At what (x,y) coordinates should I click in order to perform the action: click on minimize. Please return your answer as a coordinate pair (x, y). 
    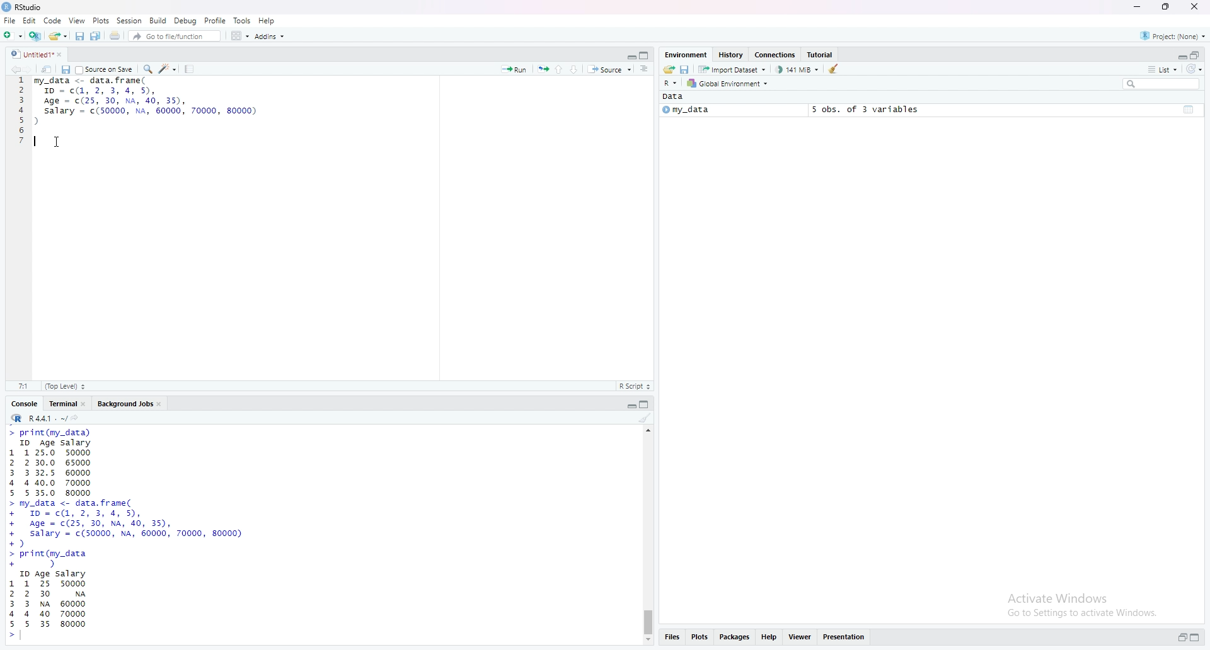
    Looking at the image, I should click on (1135, 8).